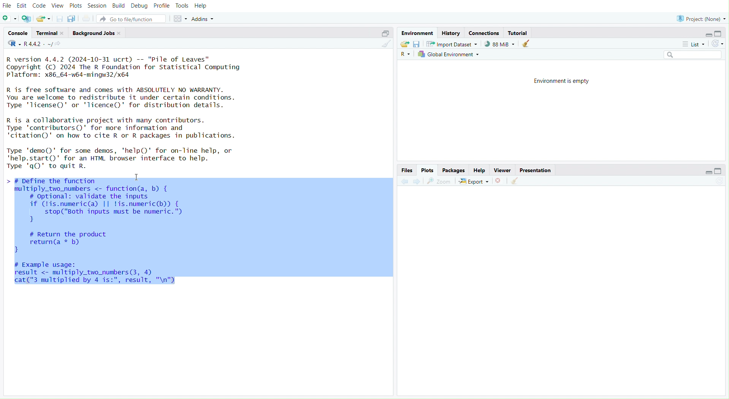 Image resolution: width=729 pixels, height=399 pixels. I want to click on Create a project, so click(27, 17).